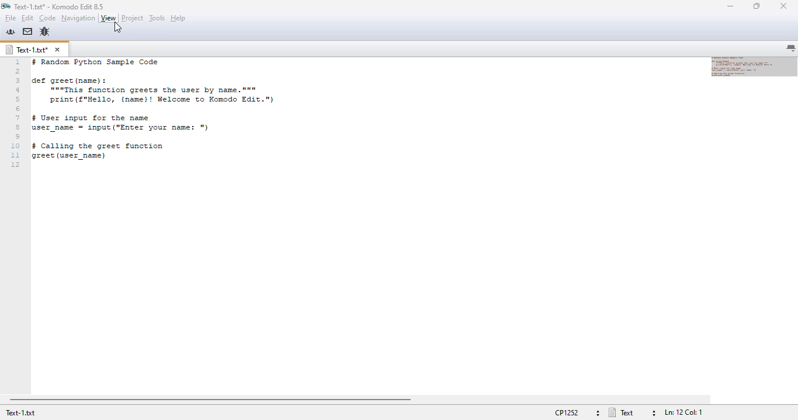  What do you see at coordinates (754, 66) in the screenshot?
I see `minimap` at bounding box center [754, 66].